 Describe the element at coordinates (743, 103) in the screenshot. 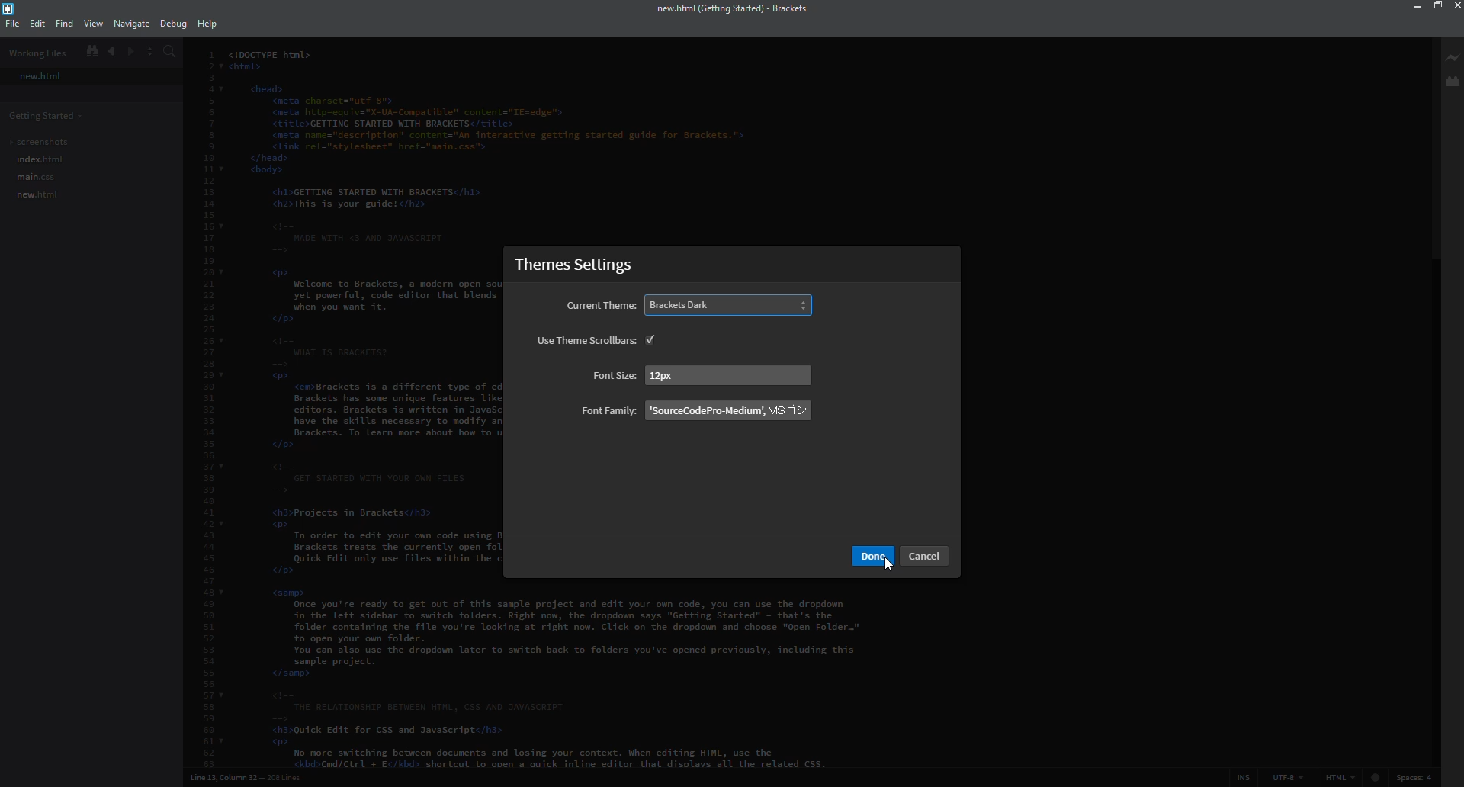

I see `dark mode` at that location.